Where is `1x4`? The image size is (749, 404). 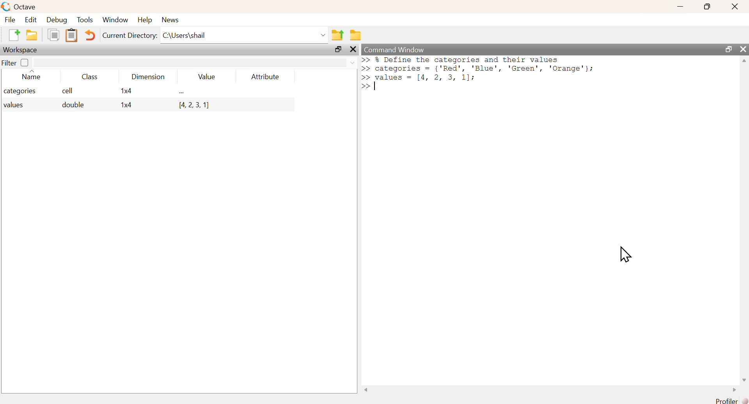 1x4 is located at coordinates (127, 105).